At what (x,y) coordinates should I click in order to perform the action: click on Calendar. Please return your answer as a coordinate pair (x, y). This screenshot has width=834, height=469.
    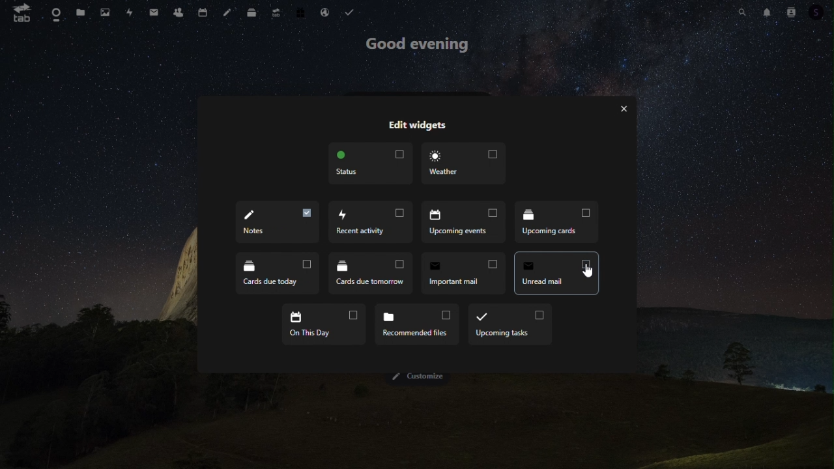
    Looking at the image, I should click on (202, 12).